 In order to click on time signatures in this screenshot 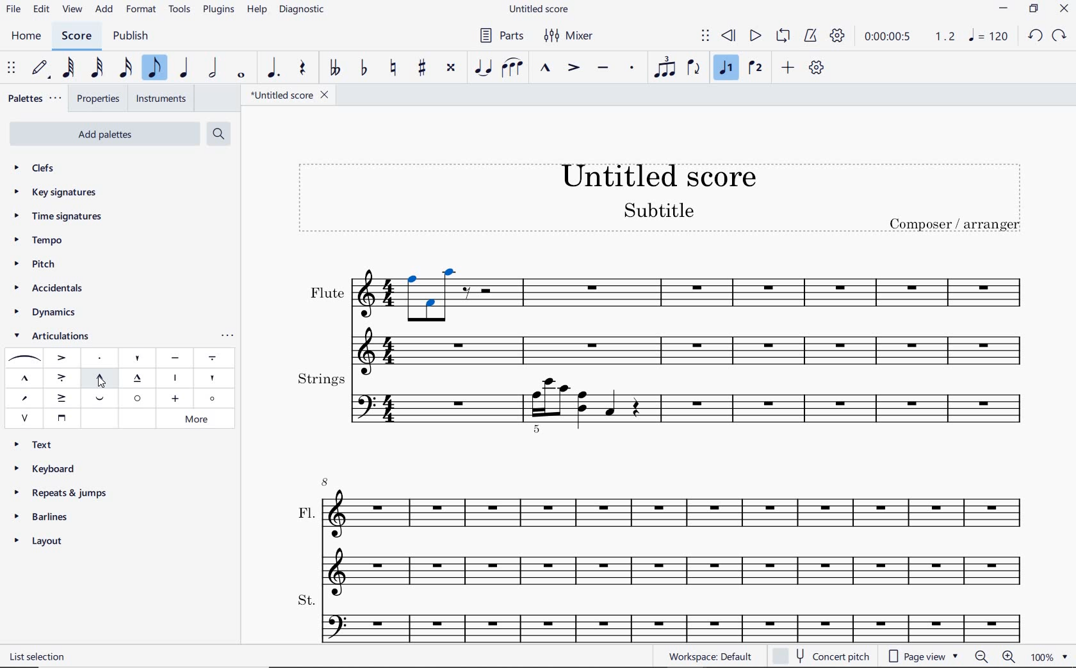, I will do `click(57, 215)`.